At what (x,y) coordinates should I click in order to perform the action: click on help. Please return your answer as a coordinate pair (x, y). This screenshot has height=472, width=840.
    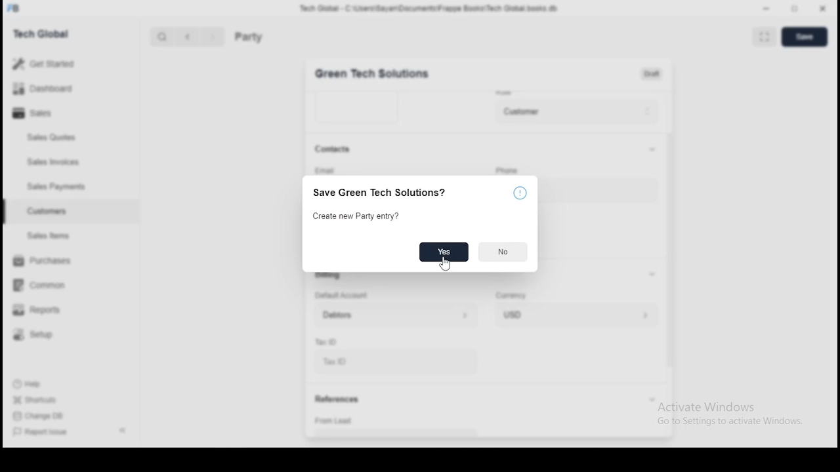
    Looking at the image, I should click on (524, 194).